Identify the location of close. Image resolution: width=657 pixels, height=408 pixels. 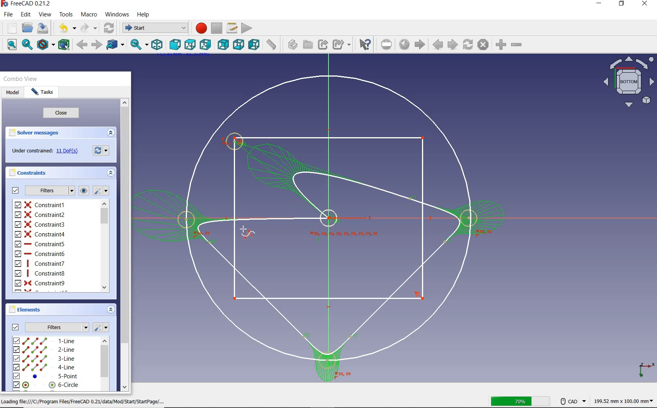
(61, 113).